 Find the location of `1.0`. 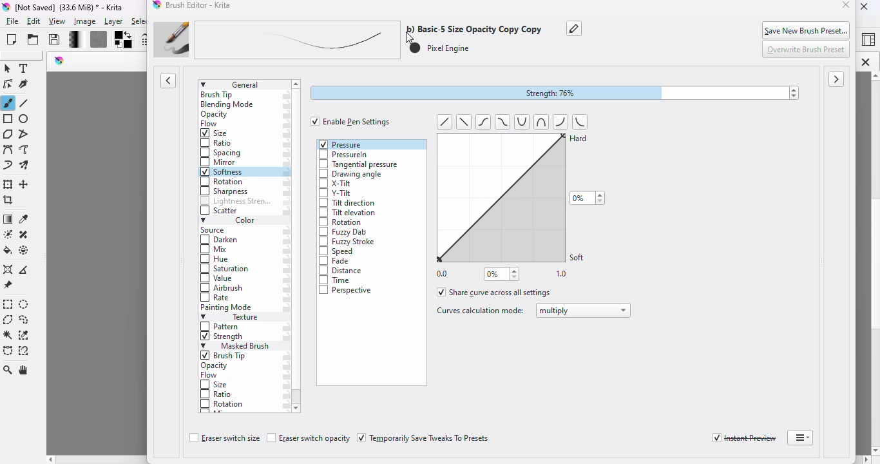

1.0 is located at coordinates (562, 275).